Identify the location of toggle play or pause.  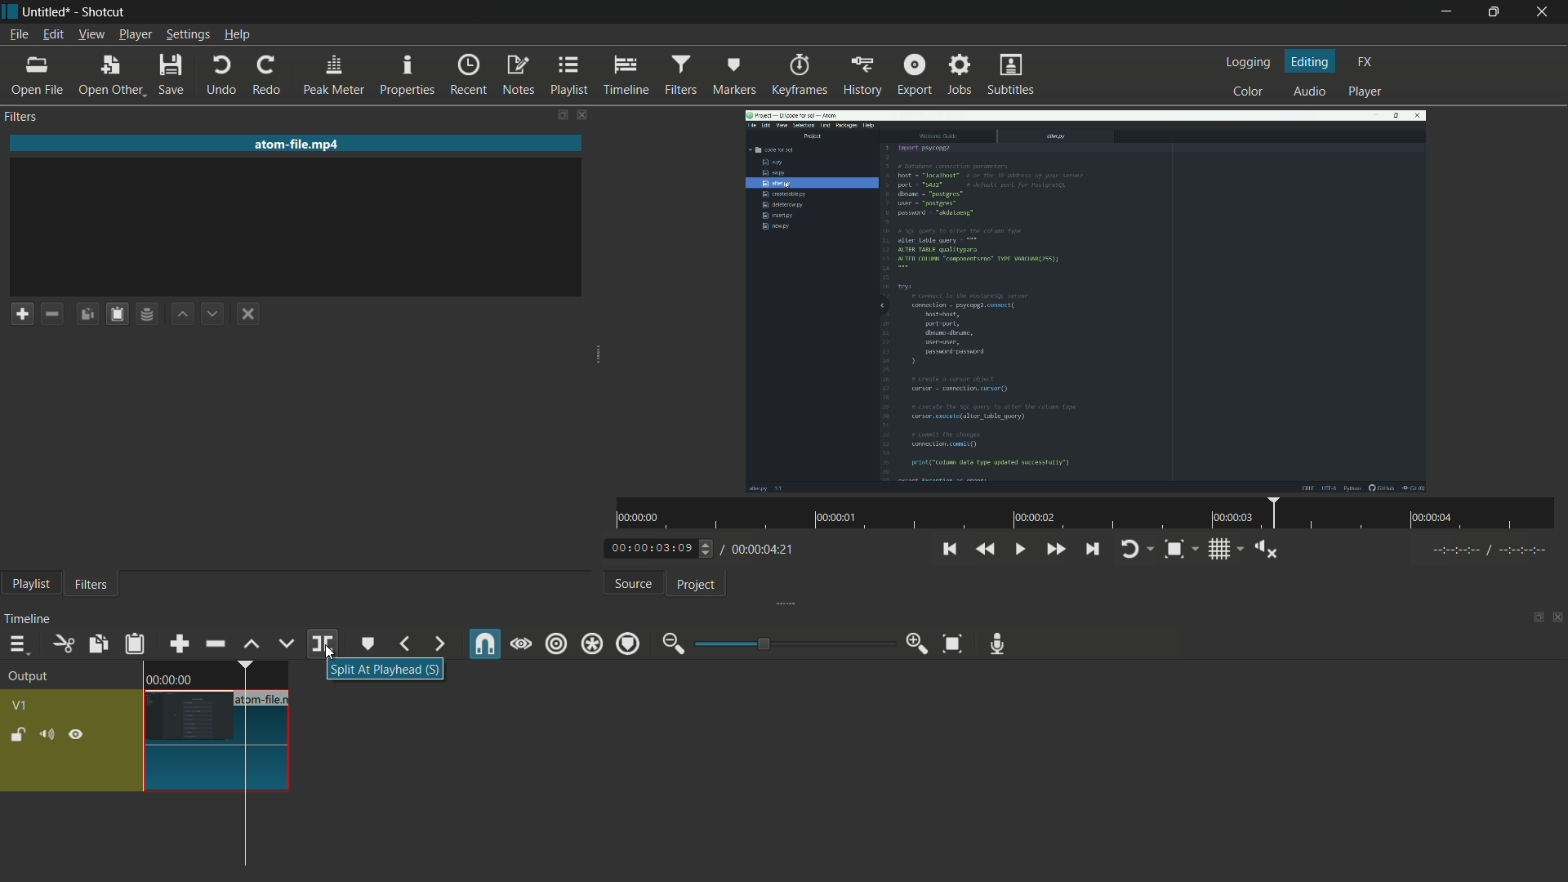
(1020, 550).